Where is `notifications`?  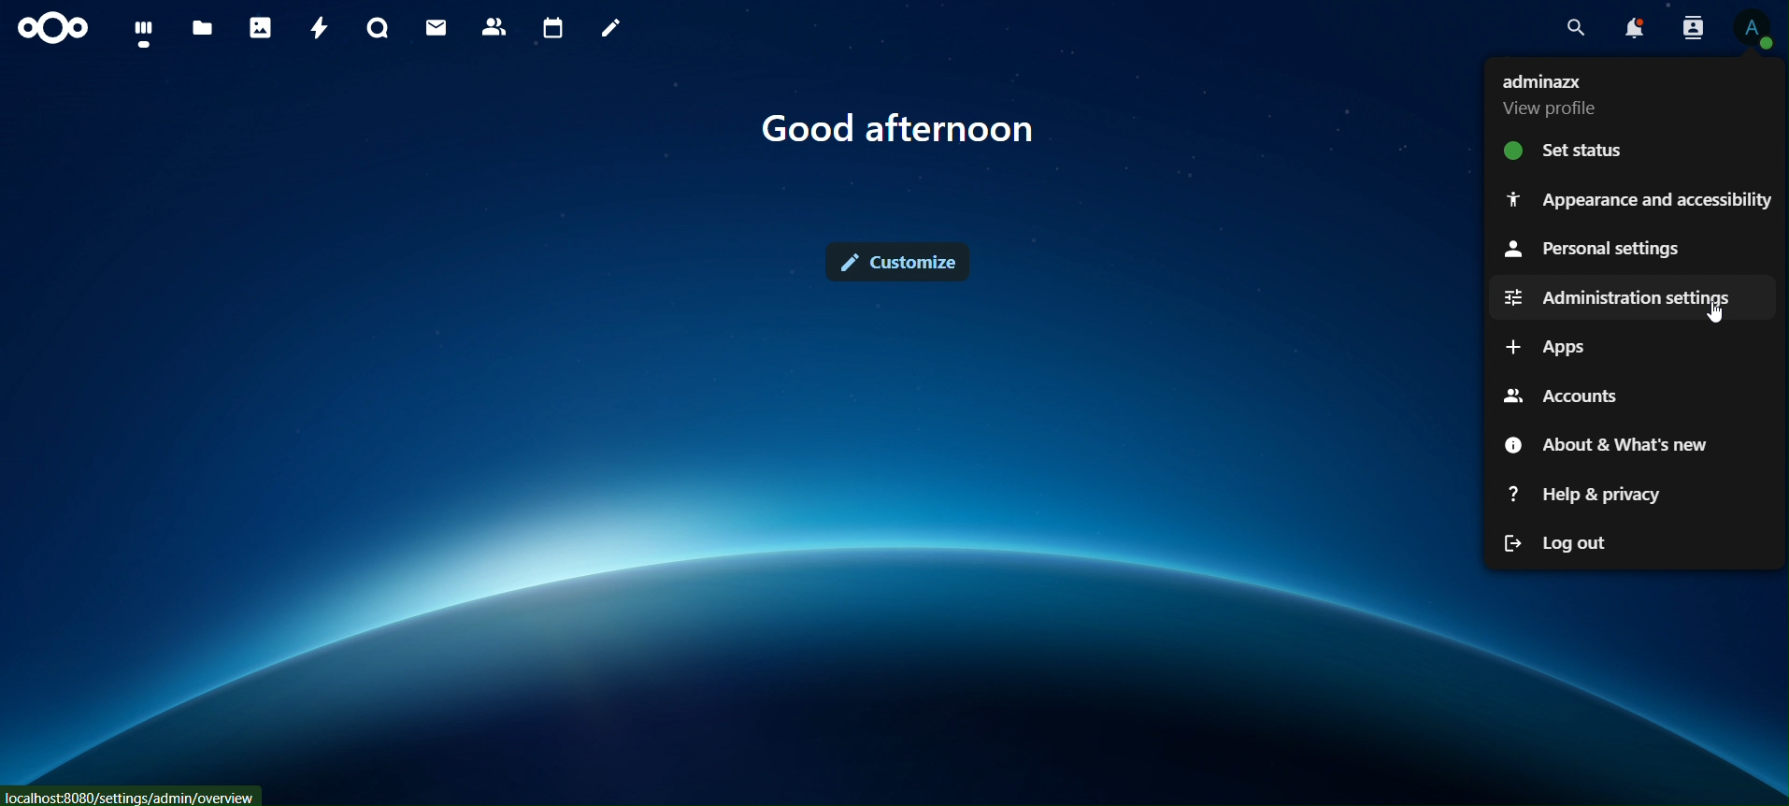 notifications is located at coordinates (1635, 28).